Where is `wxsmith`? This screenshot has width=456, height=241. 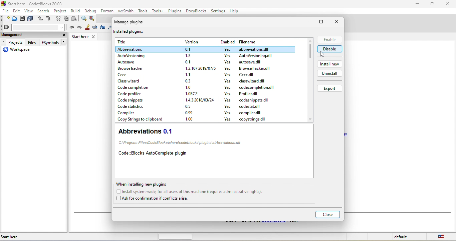
wxsmith is located at coordinates (127, 10).